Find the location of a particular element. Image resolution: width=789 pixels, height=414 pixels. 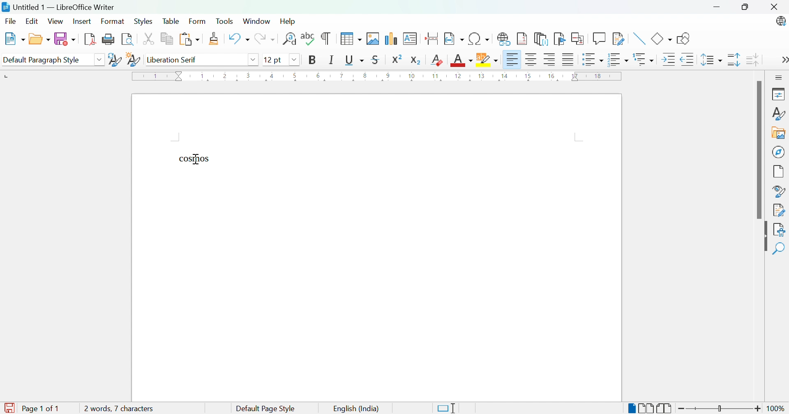

Align left is located at coordinates (512, 60).